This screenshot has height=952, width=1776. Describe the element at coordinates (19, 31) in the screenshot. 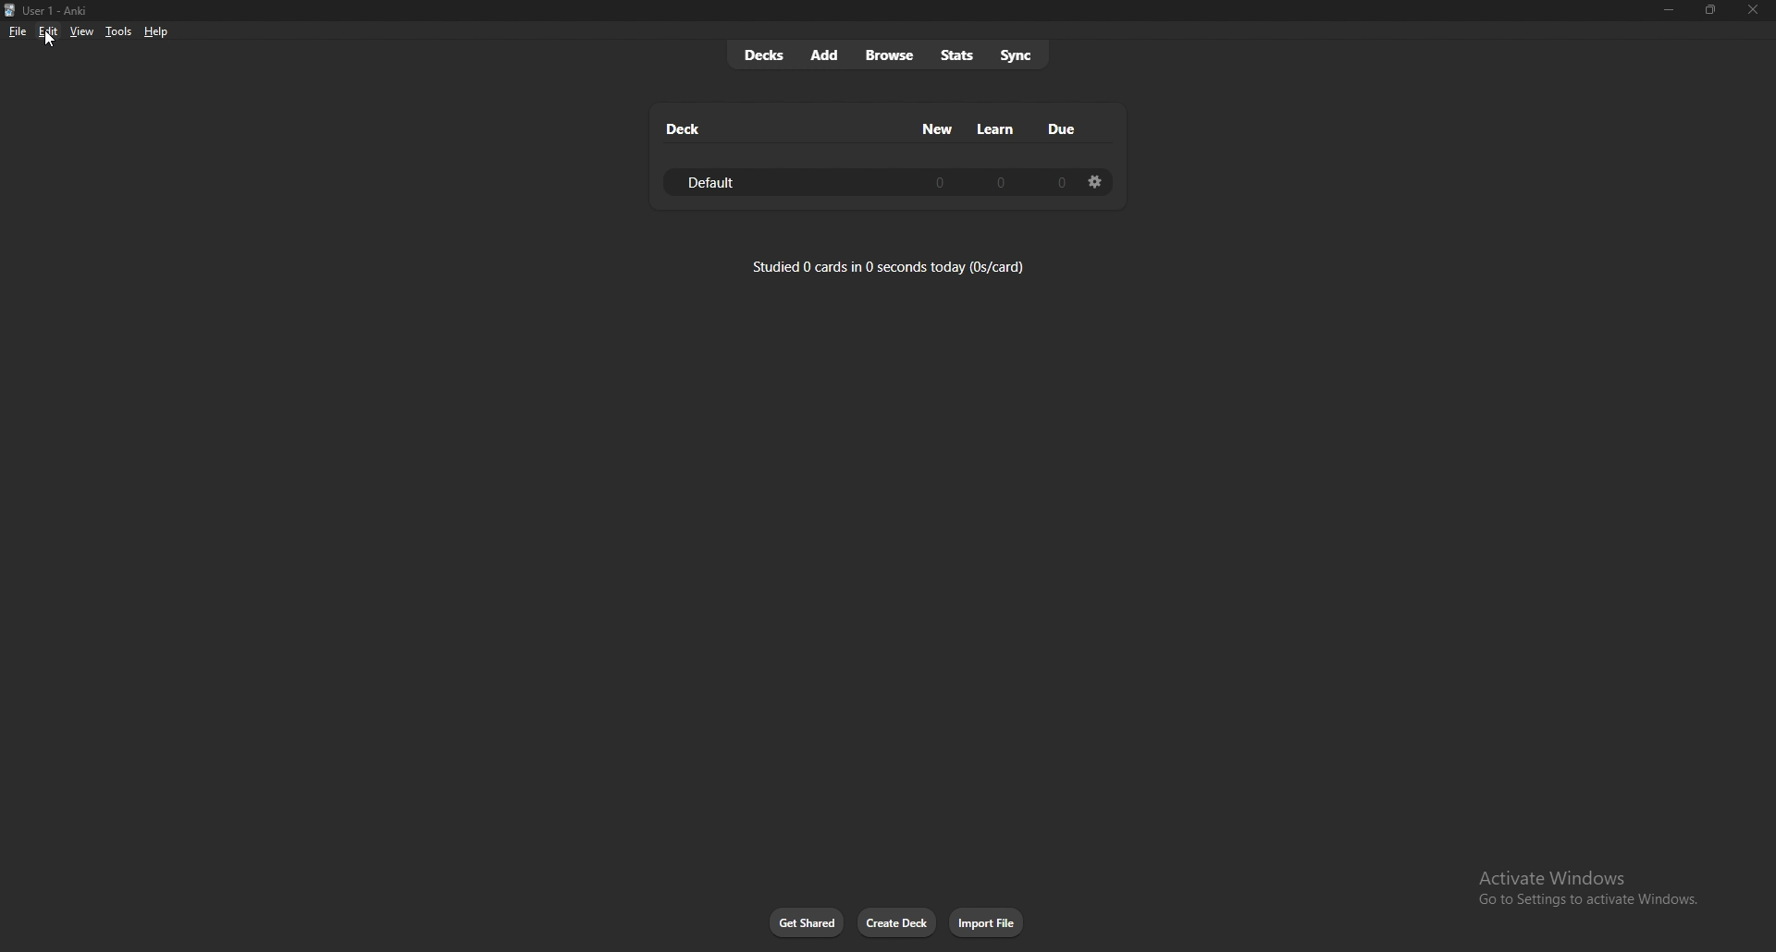

I see `file` at that location.